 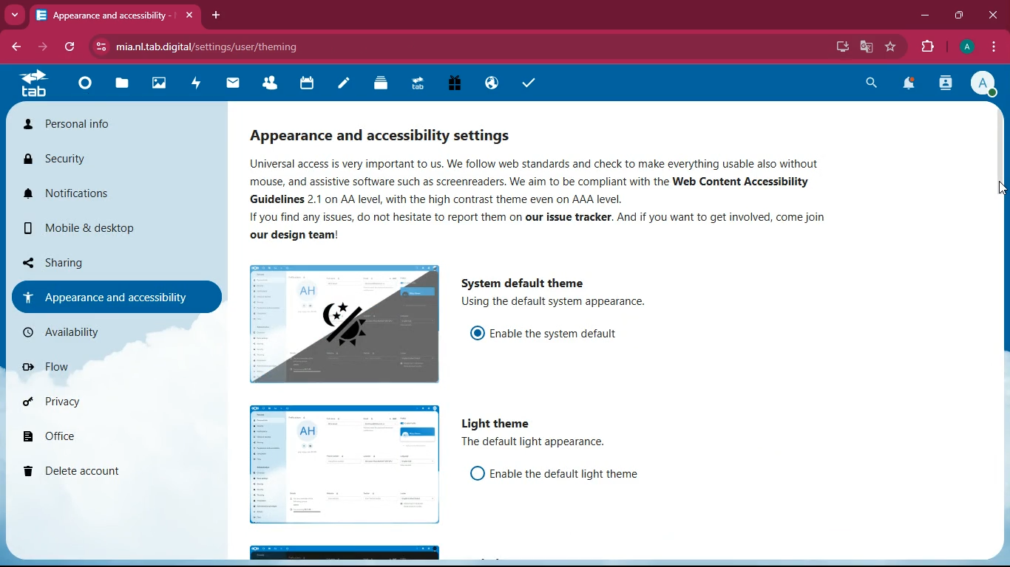 I want to click on scroll bar, so click(x=996, y=151).